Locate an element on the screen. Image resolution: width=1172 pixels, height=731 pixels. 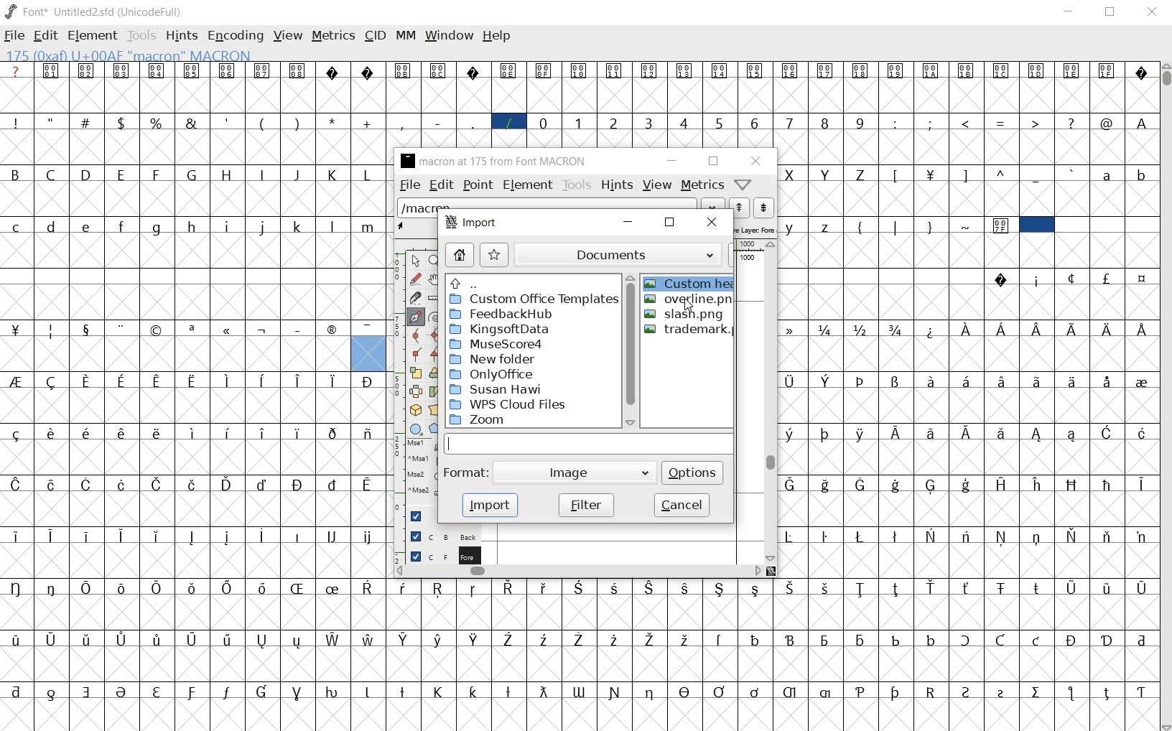
cell selected is located at coordinates (1036, 225).